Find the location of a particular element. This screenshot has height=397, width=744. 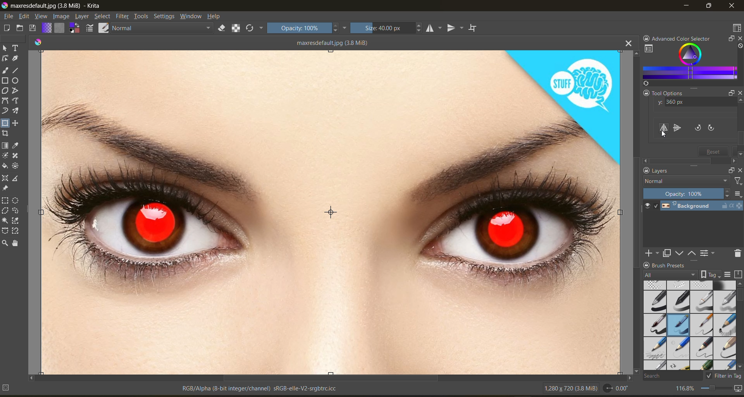

float docker is located at coordinates (730, 169).